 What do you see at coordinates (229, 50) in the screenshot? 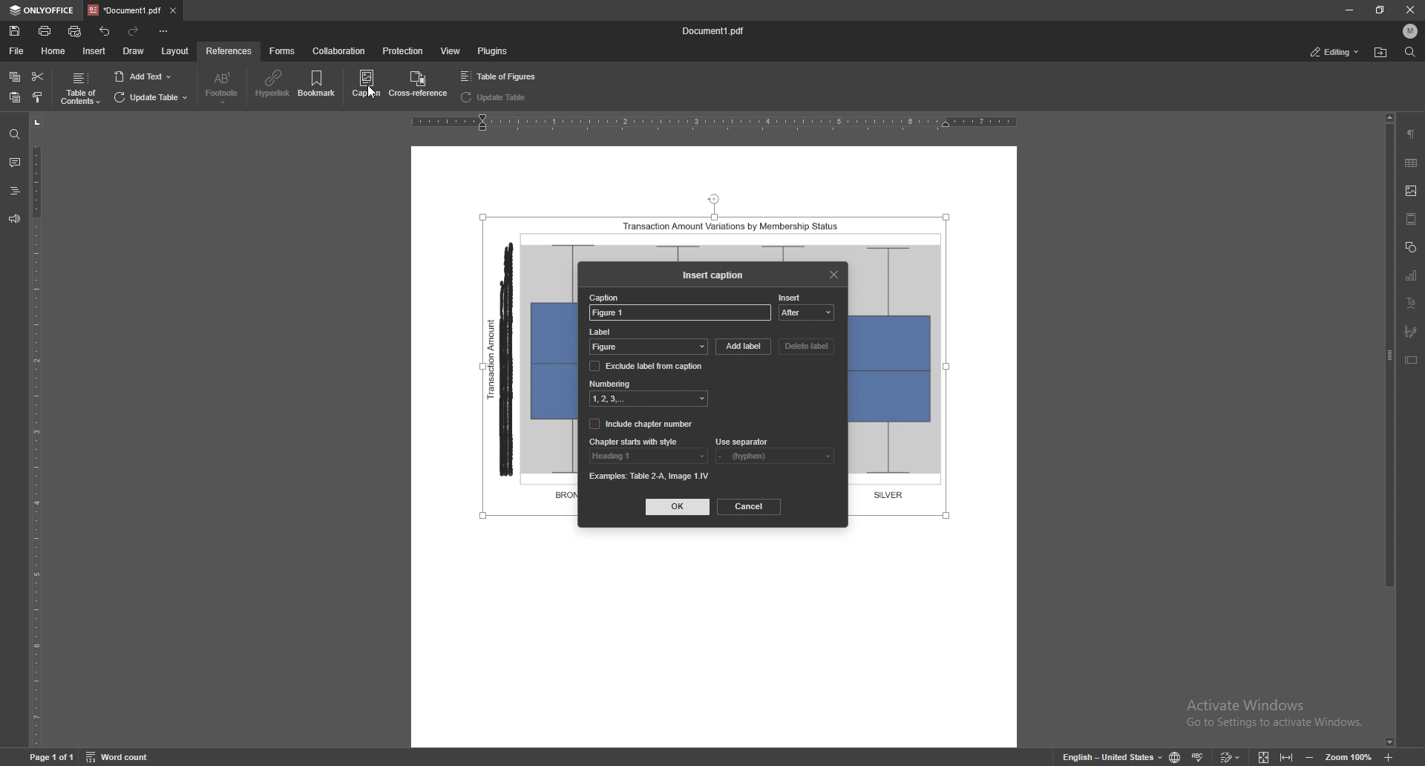
I see `references` at bounding box center [229, 50].